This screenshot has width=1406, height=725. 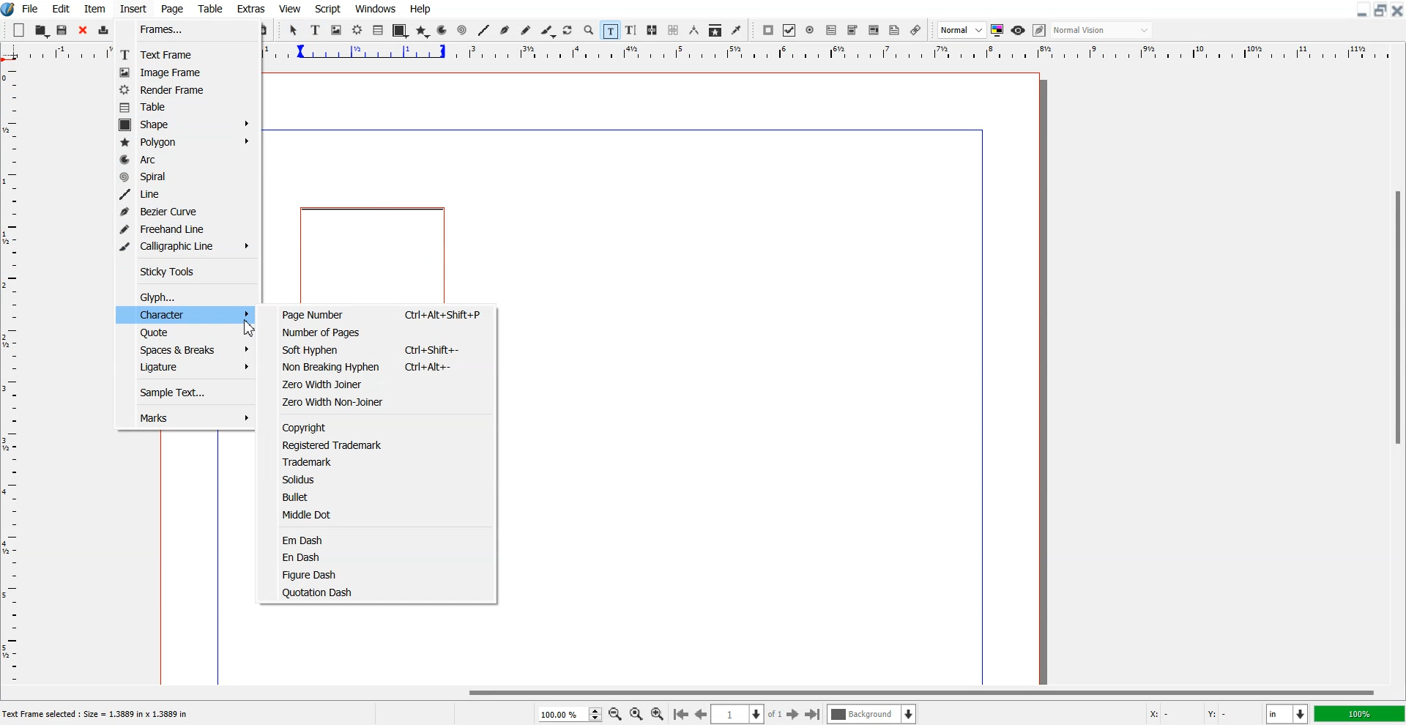 I want to click on Calligraphic Line, so click(x=185, y=245).